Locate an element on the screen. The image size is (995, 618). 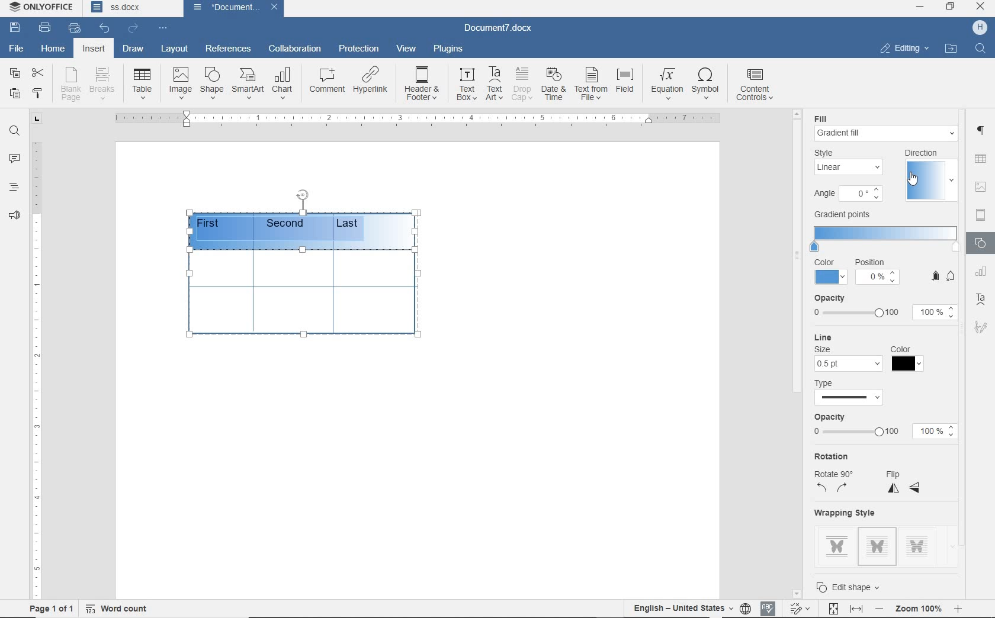
drop cap is located at coordinates (522, 84).